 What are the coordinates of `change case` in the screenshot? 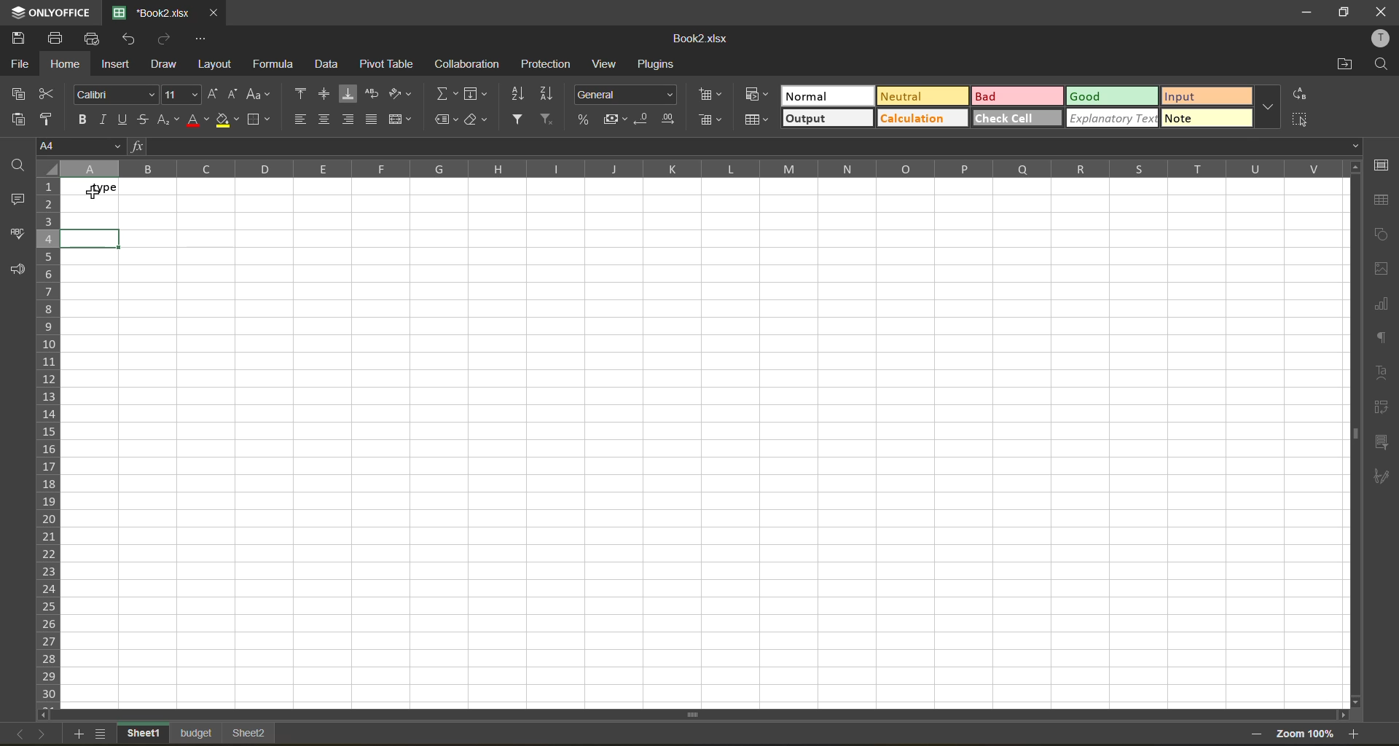 It's located at (258, 95).